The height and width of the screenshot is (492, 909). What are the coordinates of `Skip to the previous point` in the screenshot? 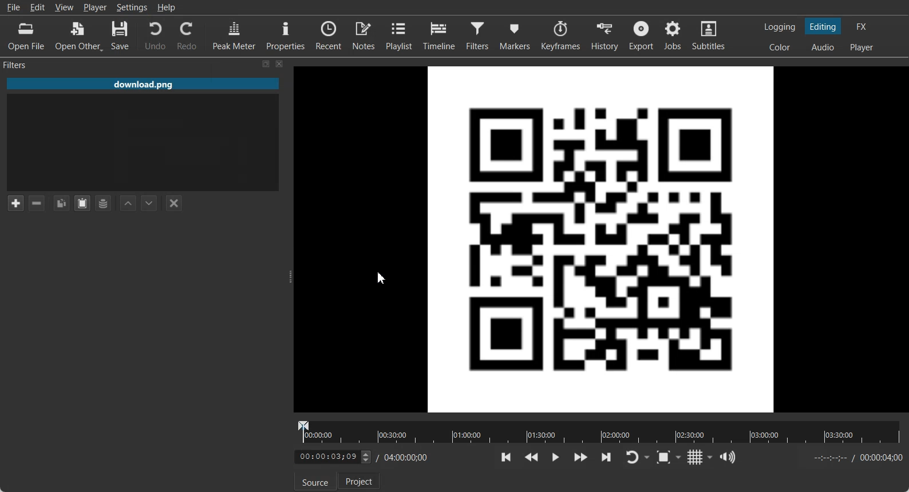 It's located at (507, 457).